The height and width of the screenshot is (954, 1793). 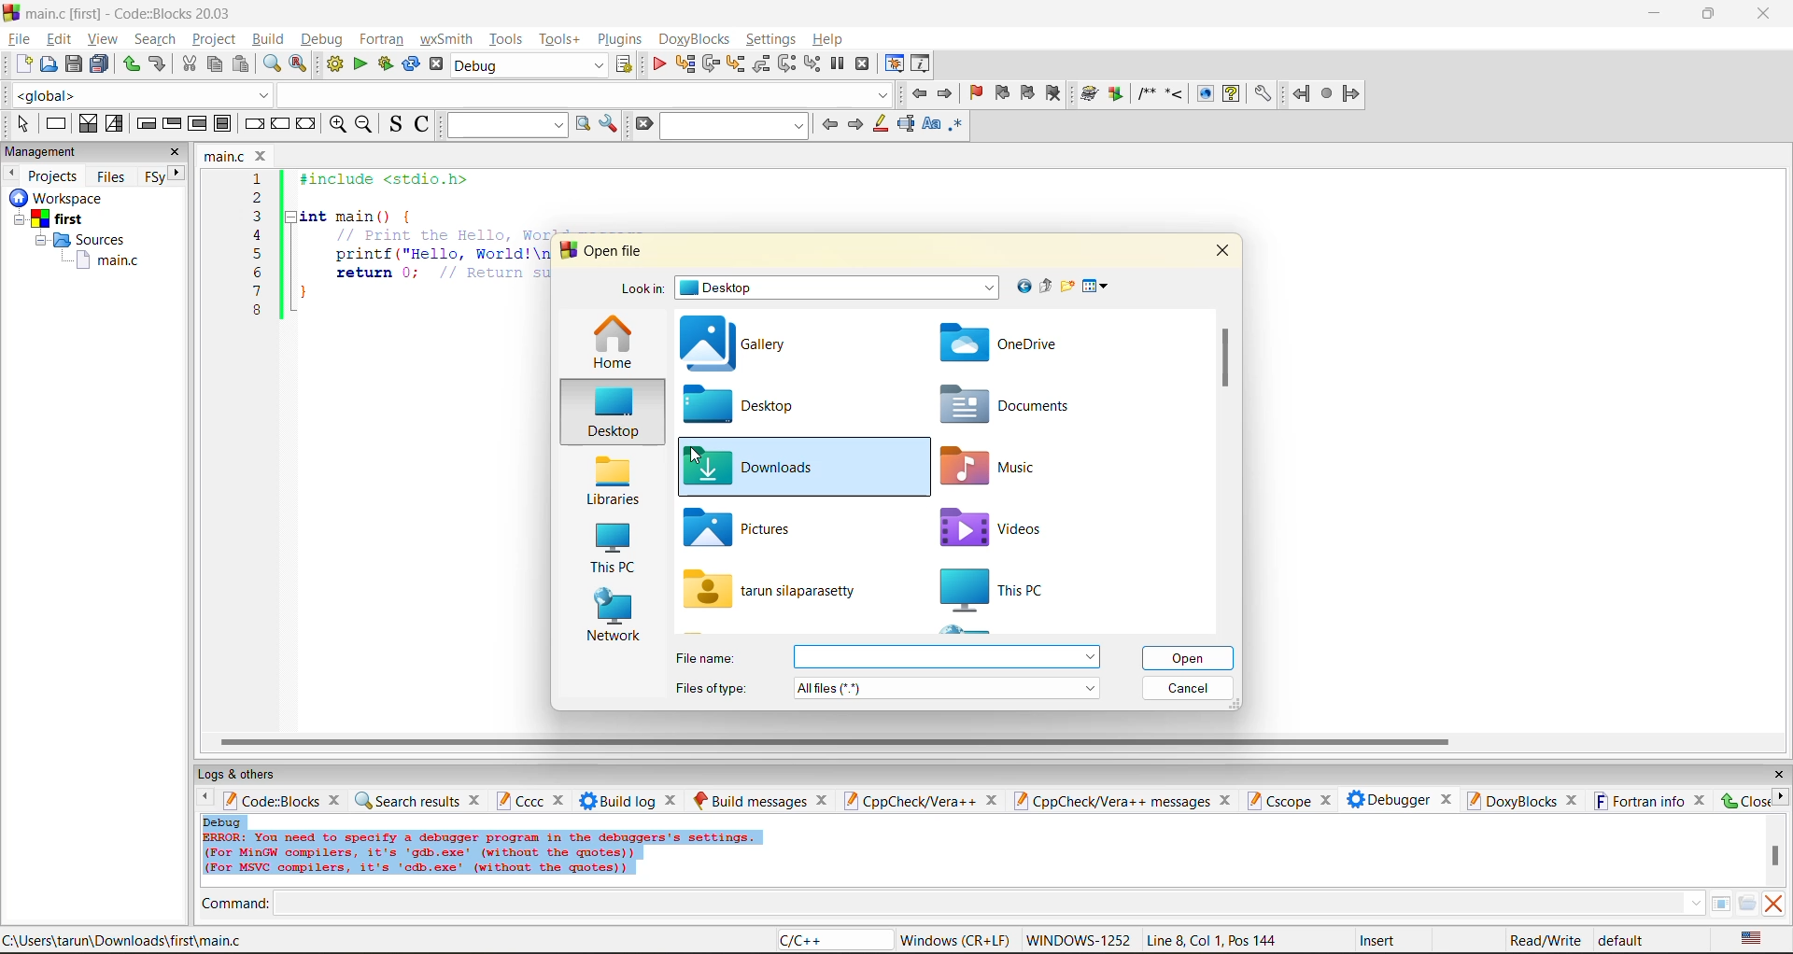 I want to click on rebuild, so click(x=411, y=64).